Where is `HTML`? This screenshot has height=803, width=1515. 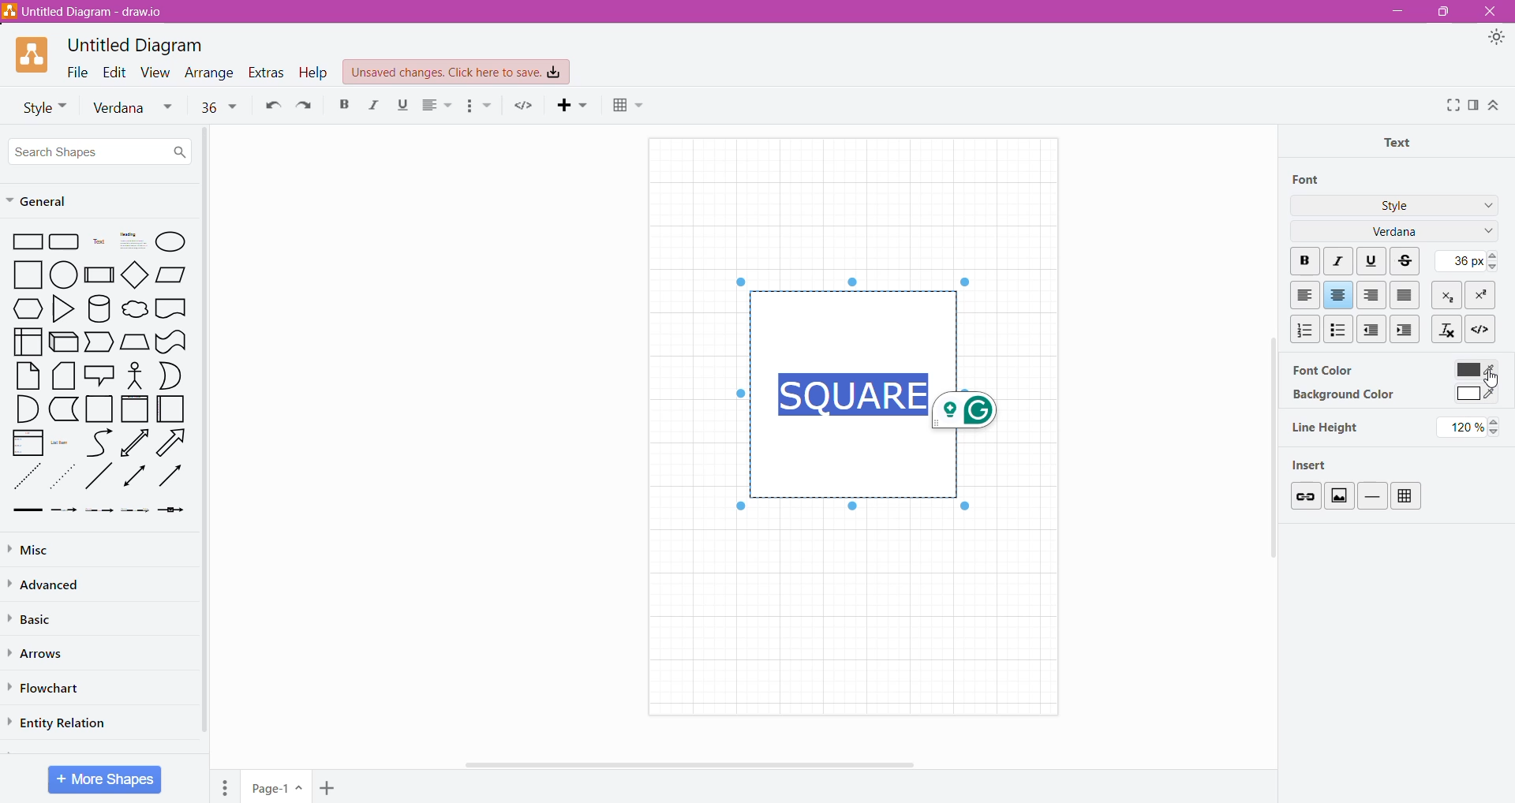 HTML is located at coordinates (524, 105).